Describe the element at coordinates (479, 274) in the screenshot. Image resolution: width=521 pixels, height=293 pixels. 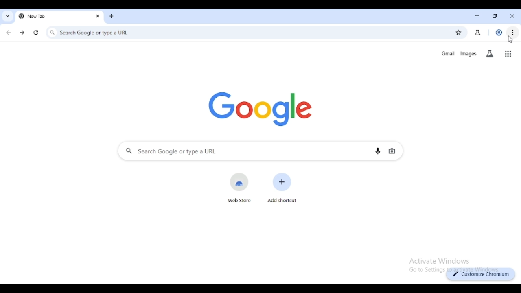
I see `customize chromium` at that location.